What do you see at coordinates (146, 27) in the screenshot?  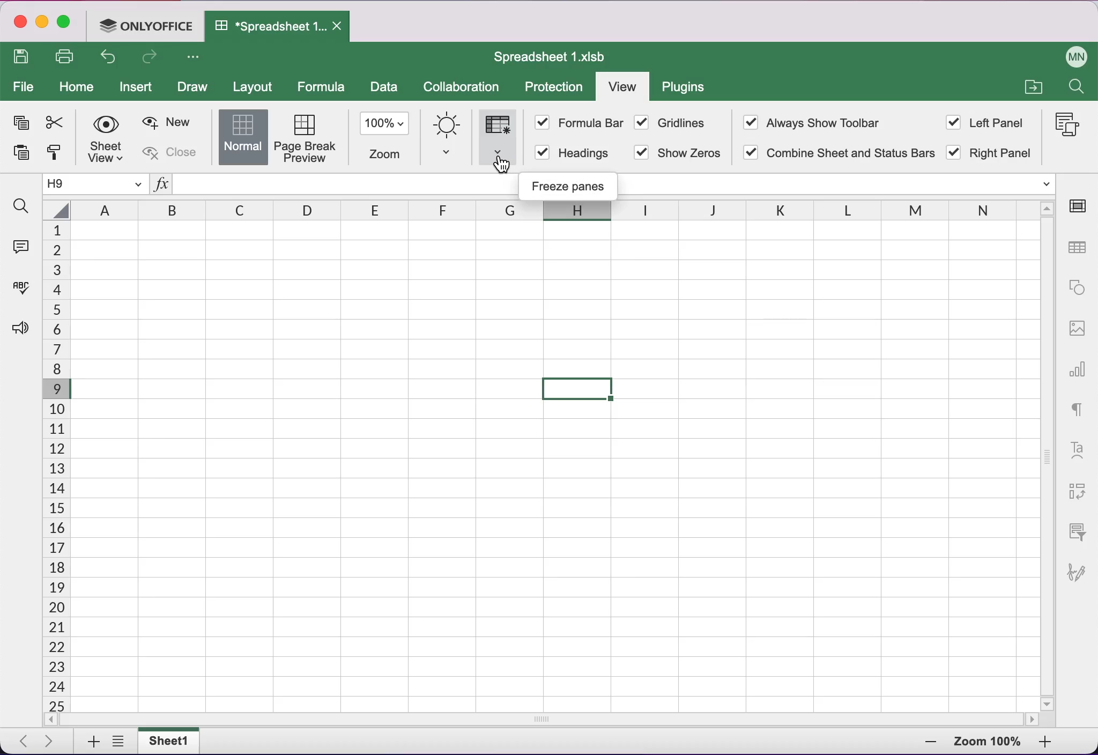 I see `onlyoffice` at bounding box center [146, 27].